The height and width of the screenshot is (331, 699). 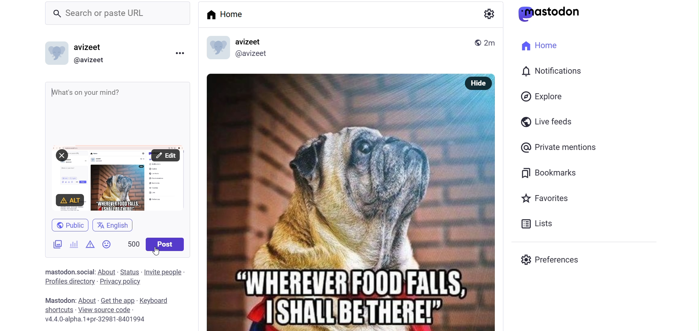 I want to click on Attached Screenshot, so click(x=113, y=177).